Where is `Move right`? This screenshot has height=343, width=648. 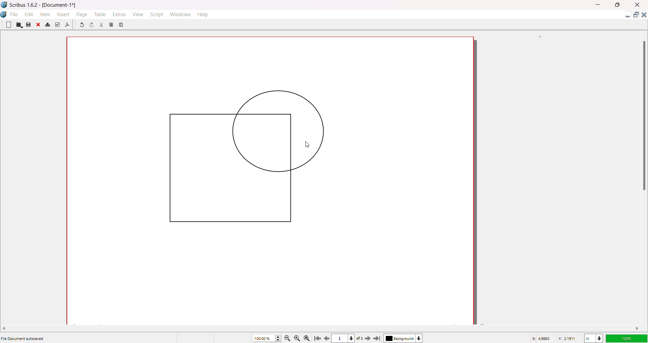 Move right is located at coordinates (638, 328).